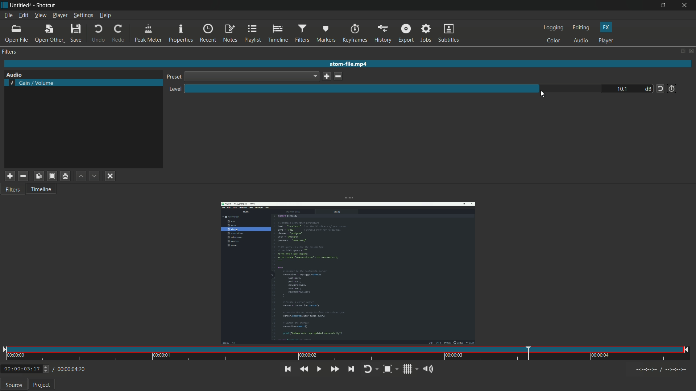 This screenshot has width=696, height=391. I want to click on move filter down, so click(95, 176).